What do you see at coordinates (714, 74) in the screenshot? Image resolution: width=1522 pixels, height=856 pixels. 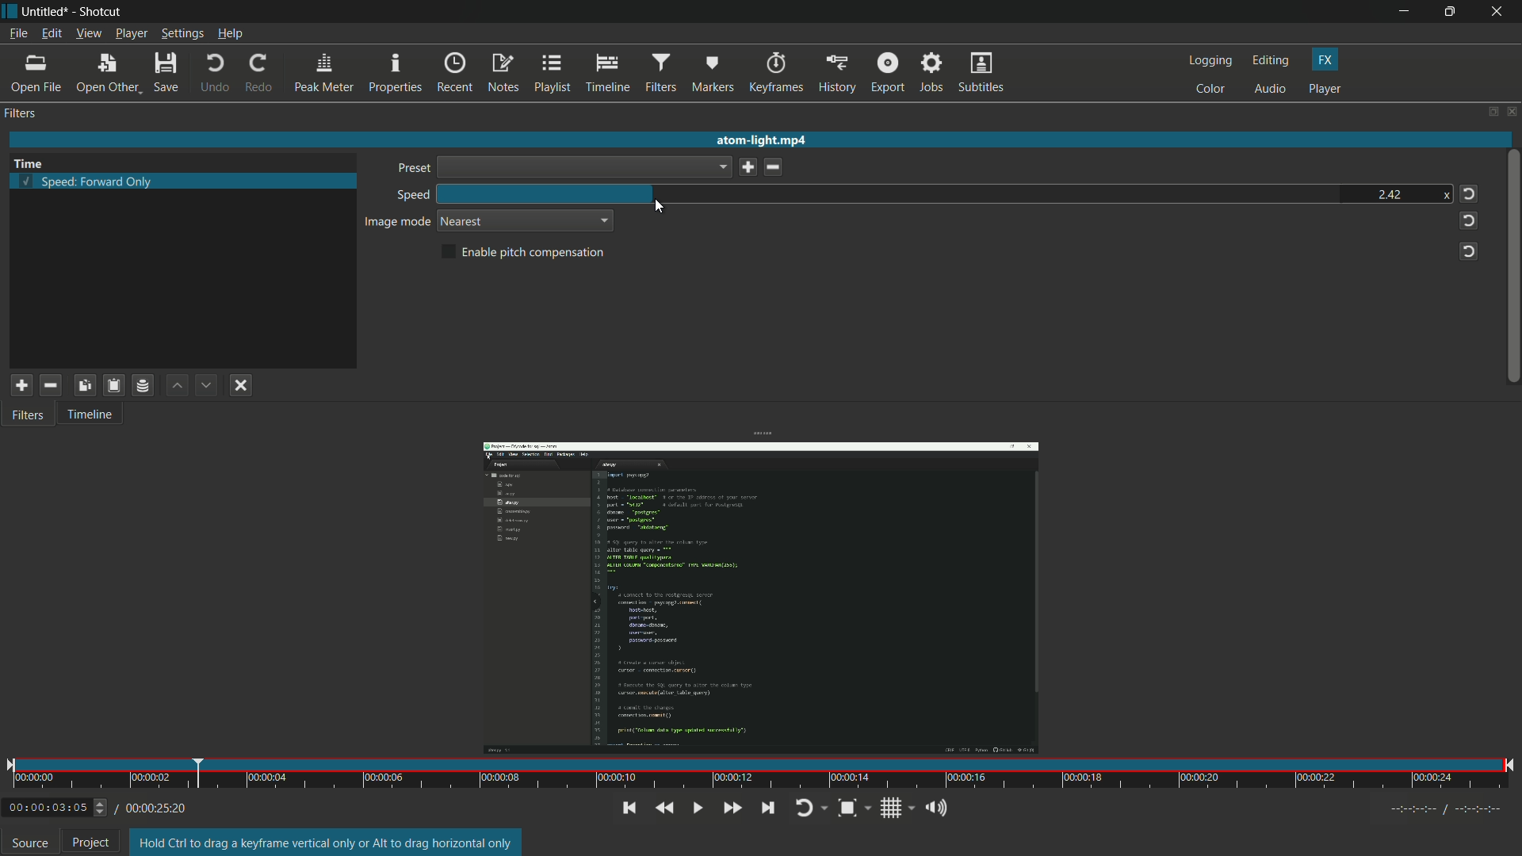 I see `markers` at bounding box center [714, 74].